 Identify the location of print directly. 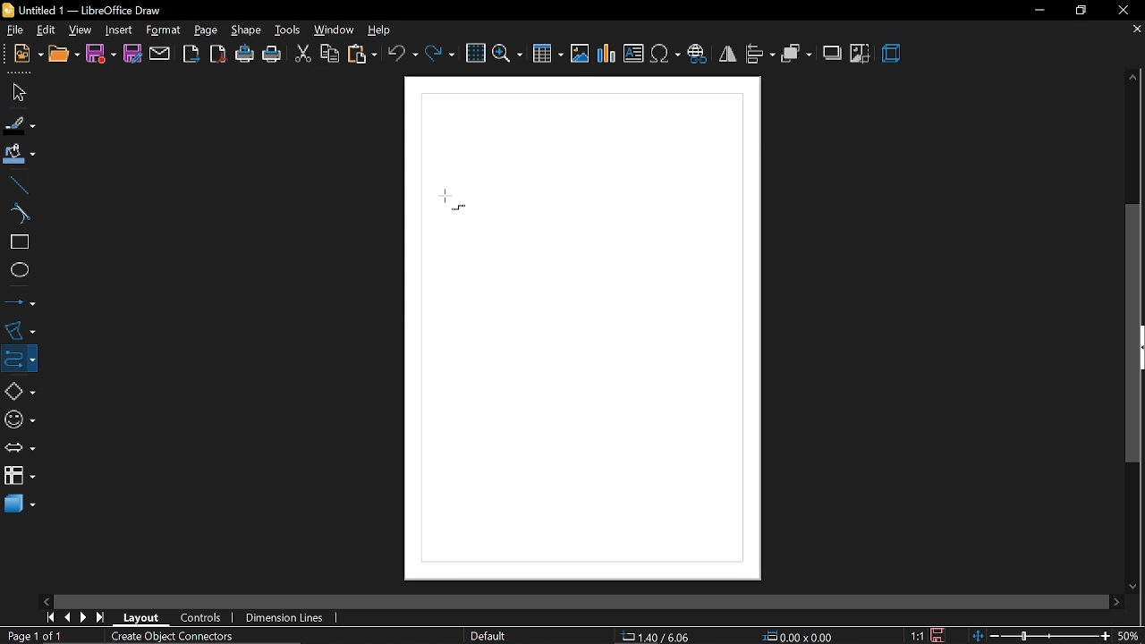
(245, 55).